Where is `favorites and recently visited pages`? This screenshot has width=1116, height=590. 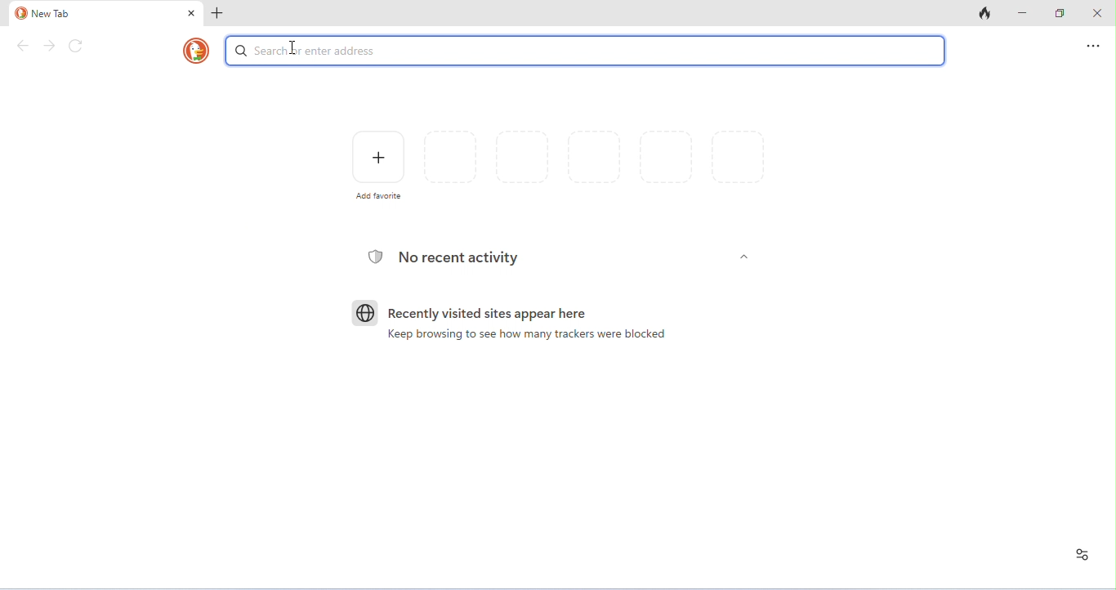
favorites and recently visited pages is located at coordinates (597, 155).